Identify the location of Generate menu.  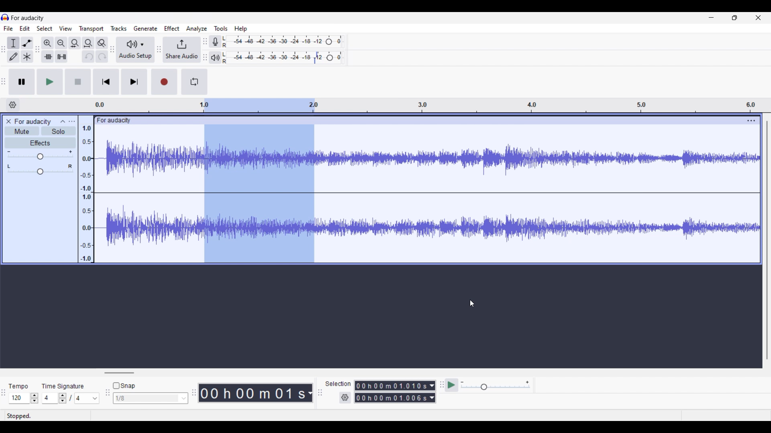
(145, 28).